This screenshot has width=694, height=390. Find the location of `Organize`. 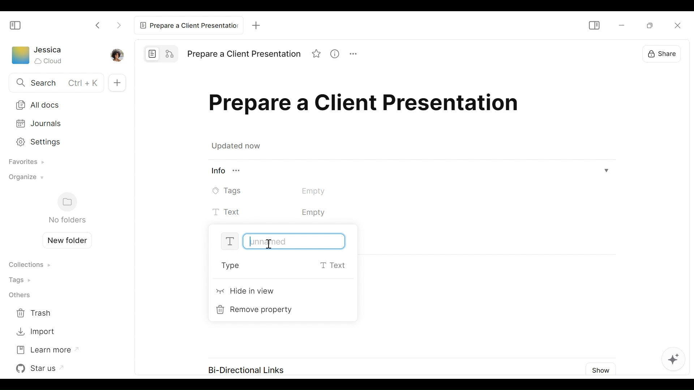

Organize is located at coordinates (24, 179).